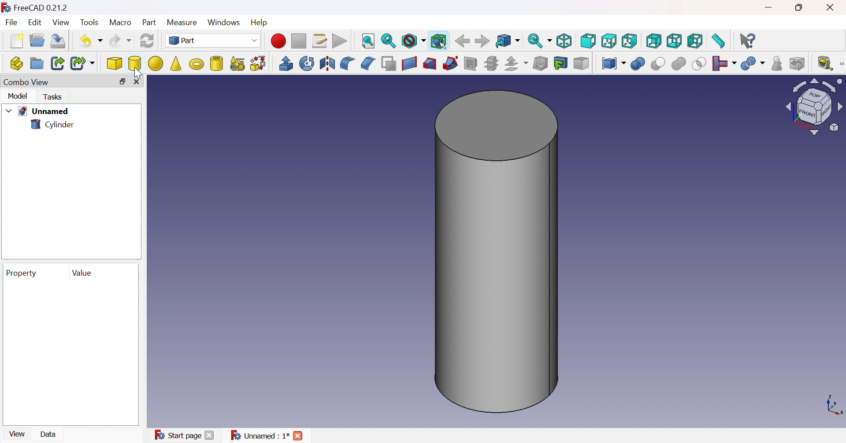 The height and width of the screenshot is (443, 846). What do you see at coordinates (540, 42) in the screenshot?
I see `Sync view` at bounding box center [540, 42].